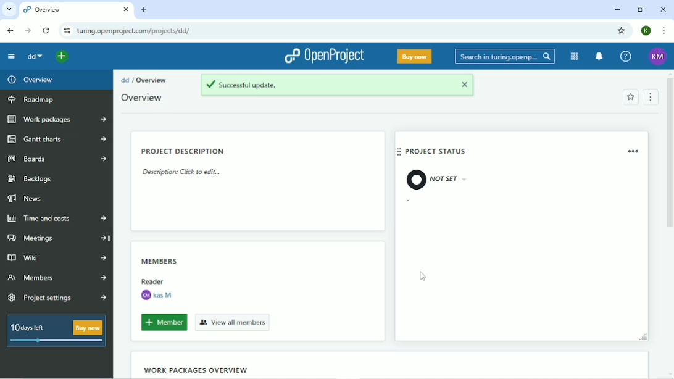 The width and height of the screenshot is (674, 379). Describe the element at coordinates (196, 370) in the screenshot. I see `Work packages overview` at that location.